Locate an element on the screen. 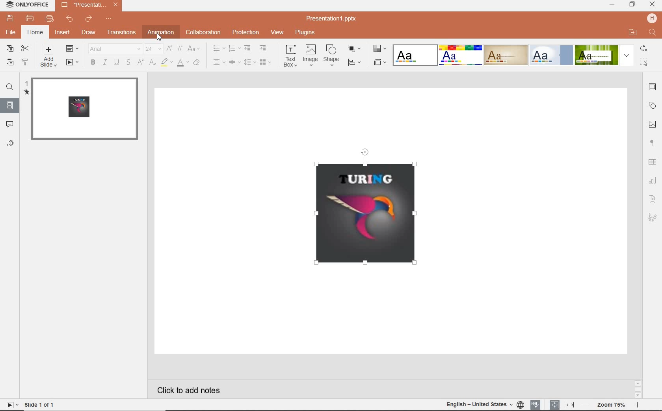 The image size is (662, 411). home is located at coordinates (34, 32).